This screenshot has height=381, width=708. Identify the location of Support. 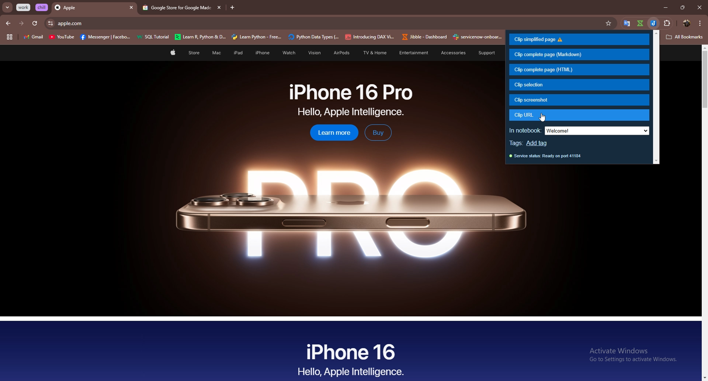
(483, 53).